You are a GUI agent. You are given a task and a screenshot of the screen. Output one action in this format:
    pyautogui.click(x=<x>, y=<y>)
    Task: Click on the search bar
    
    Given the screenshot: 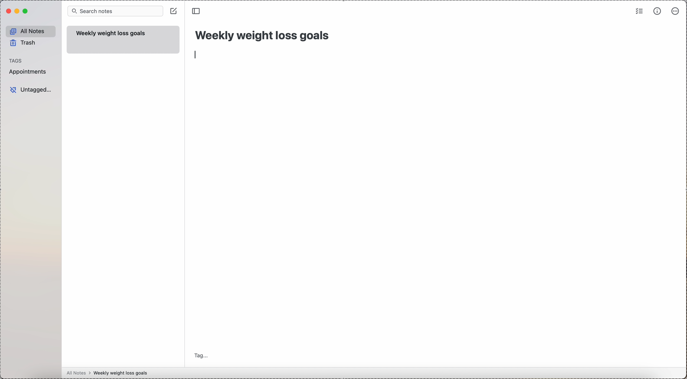 What is the action you would take?
    pyautogui.click(x=115, y=11)
    